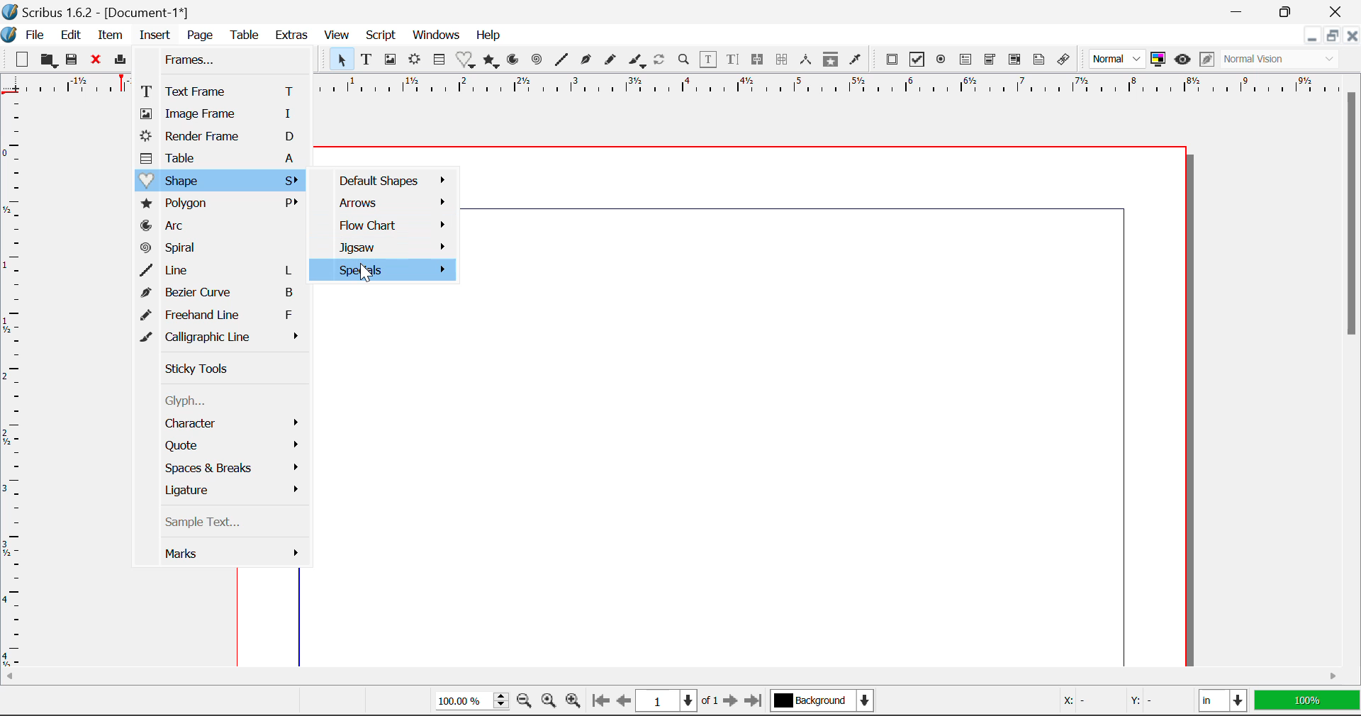  Describe the element at coordinates (1292, 11) in the screenshot. I see `Minimize` at that location.